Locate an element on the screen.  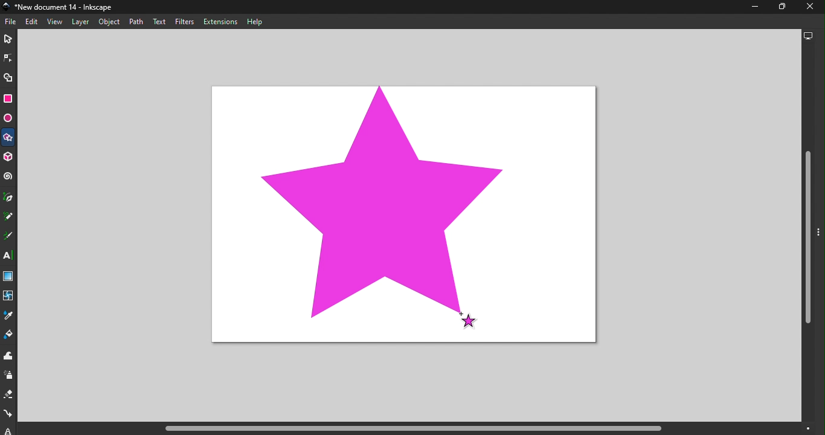
lpe is located at coordinates (5, 430).